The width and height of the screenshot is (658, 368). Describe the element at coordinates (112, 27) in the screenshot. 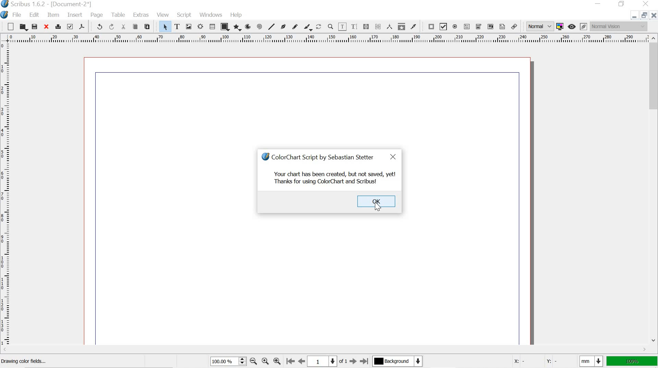

I see `redo` at that location.